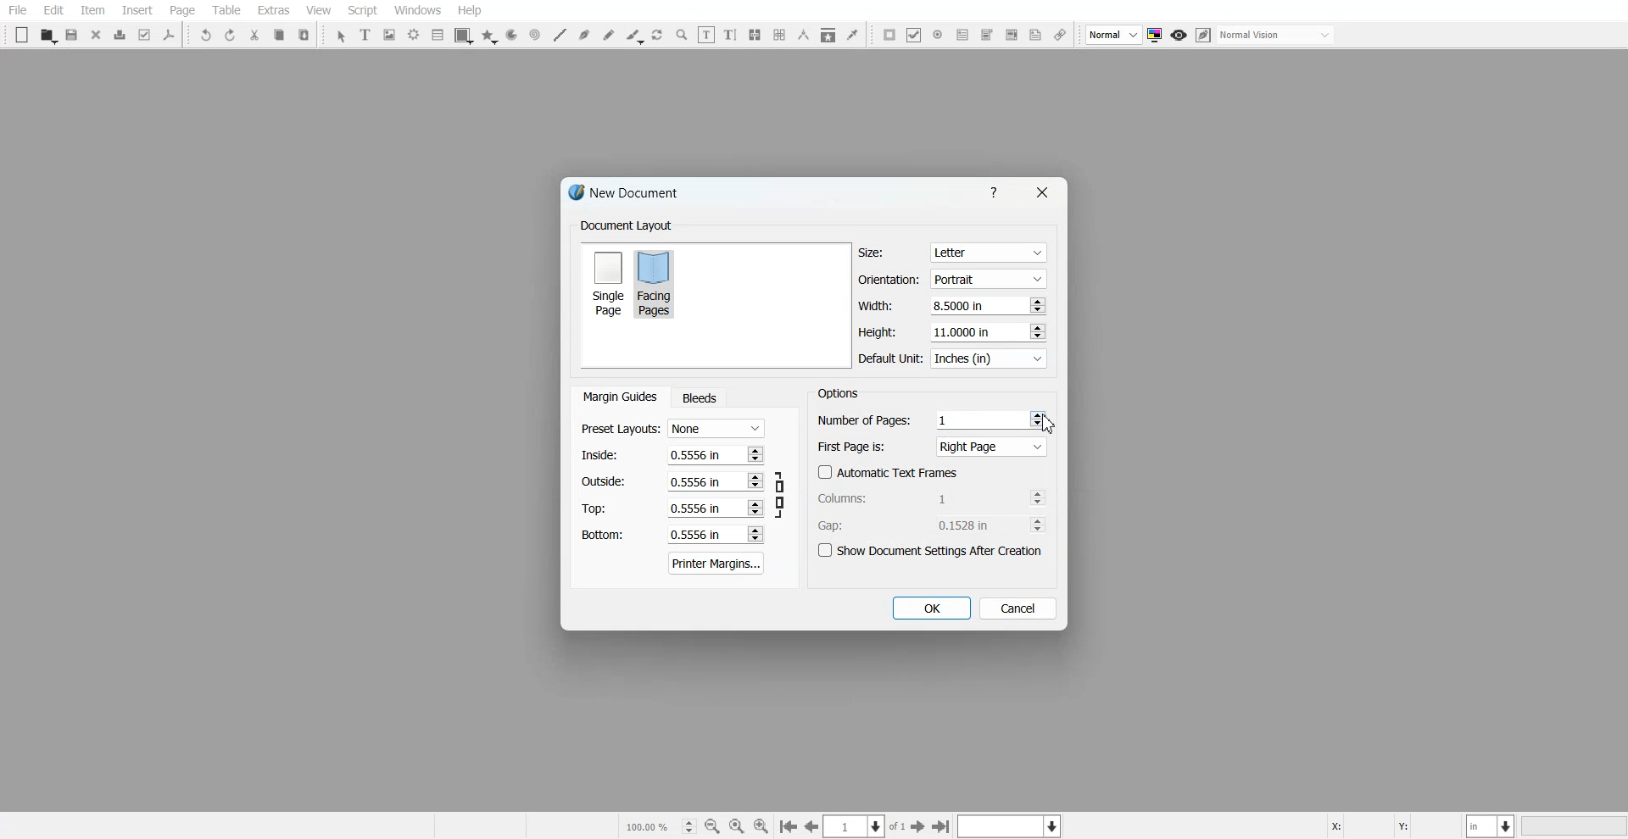  What do you see at coordinates (938, 35) in the screenshot?
I see `PDF Radio Button` at bounding box center [938, 35].